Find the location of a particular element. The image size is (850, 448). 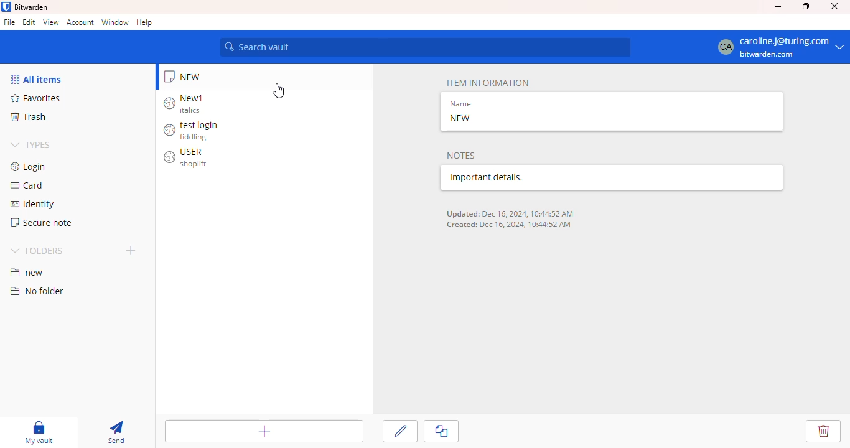

cursor is located at coordinates (278, 91).